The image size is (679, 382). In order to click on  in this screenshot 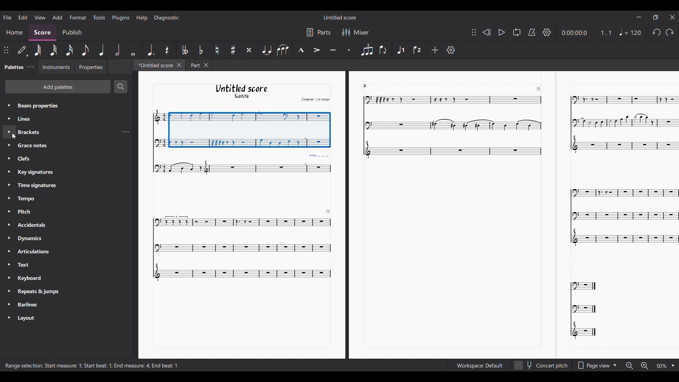, I will do `click(7, 279)`.